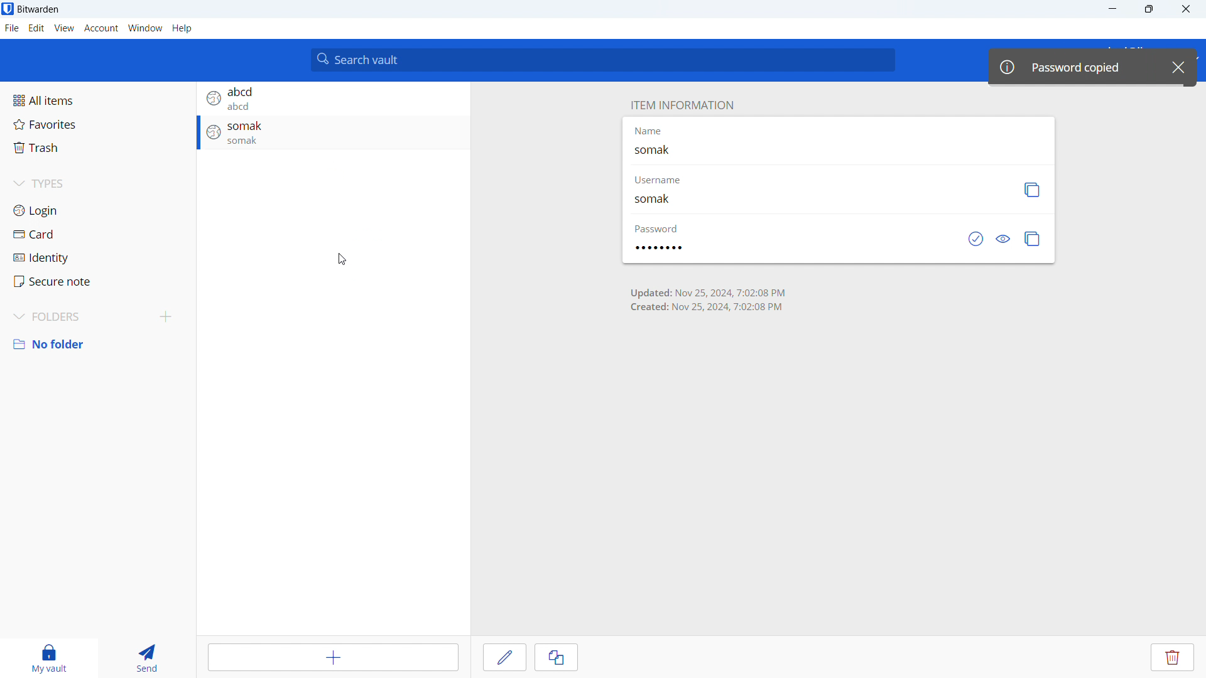 The image size is (1206, 678). What do you see at coordinates (333, 657) in the screenshot?
I see `add item` at bounding box center [333, 657].